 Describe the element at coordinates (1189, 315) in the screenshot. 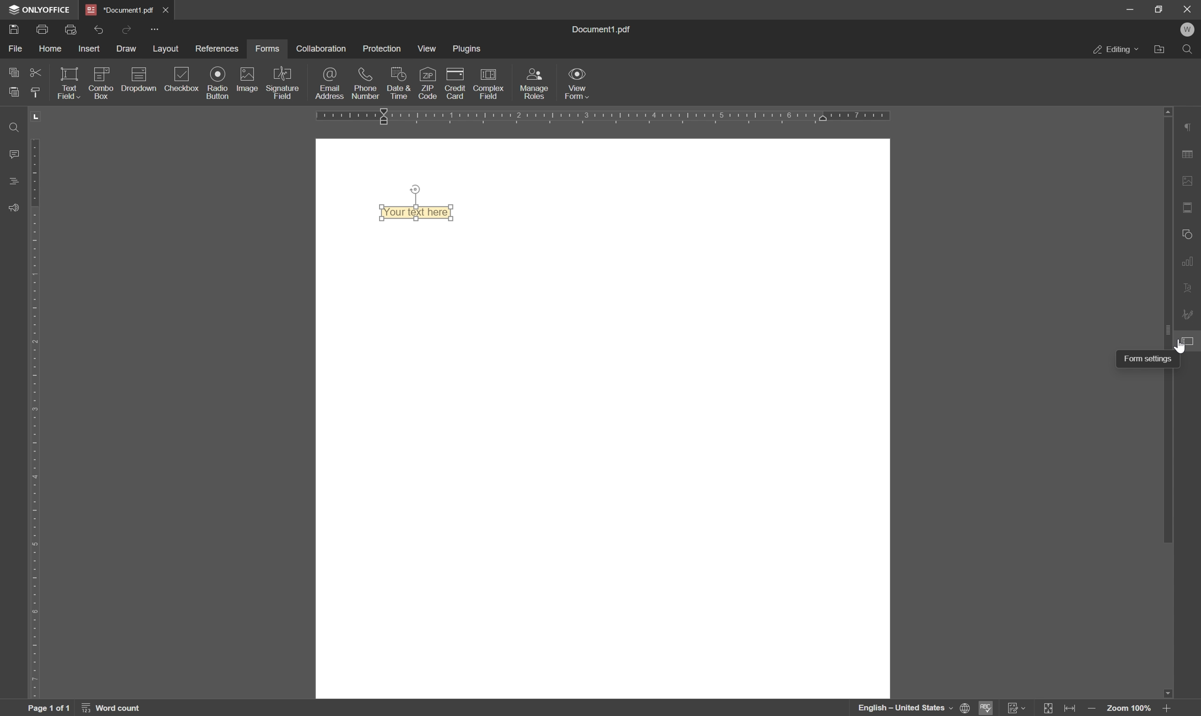

I see `signature settings` at that location.